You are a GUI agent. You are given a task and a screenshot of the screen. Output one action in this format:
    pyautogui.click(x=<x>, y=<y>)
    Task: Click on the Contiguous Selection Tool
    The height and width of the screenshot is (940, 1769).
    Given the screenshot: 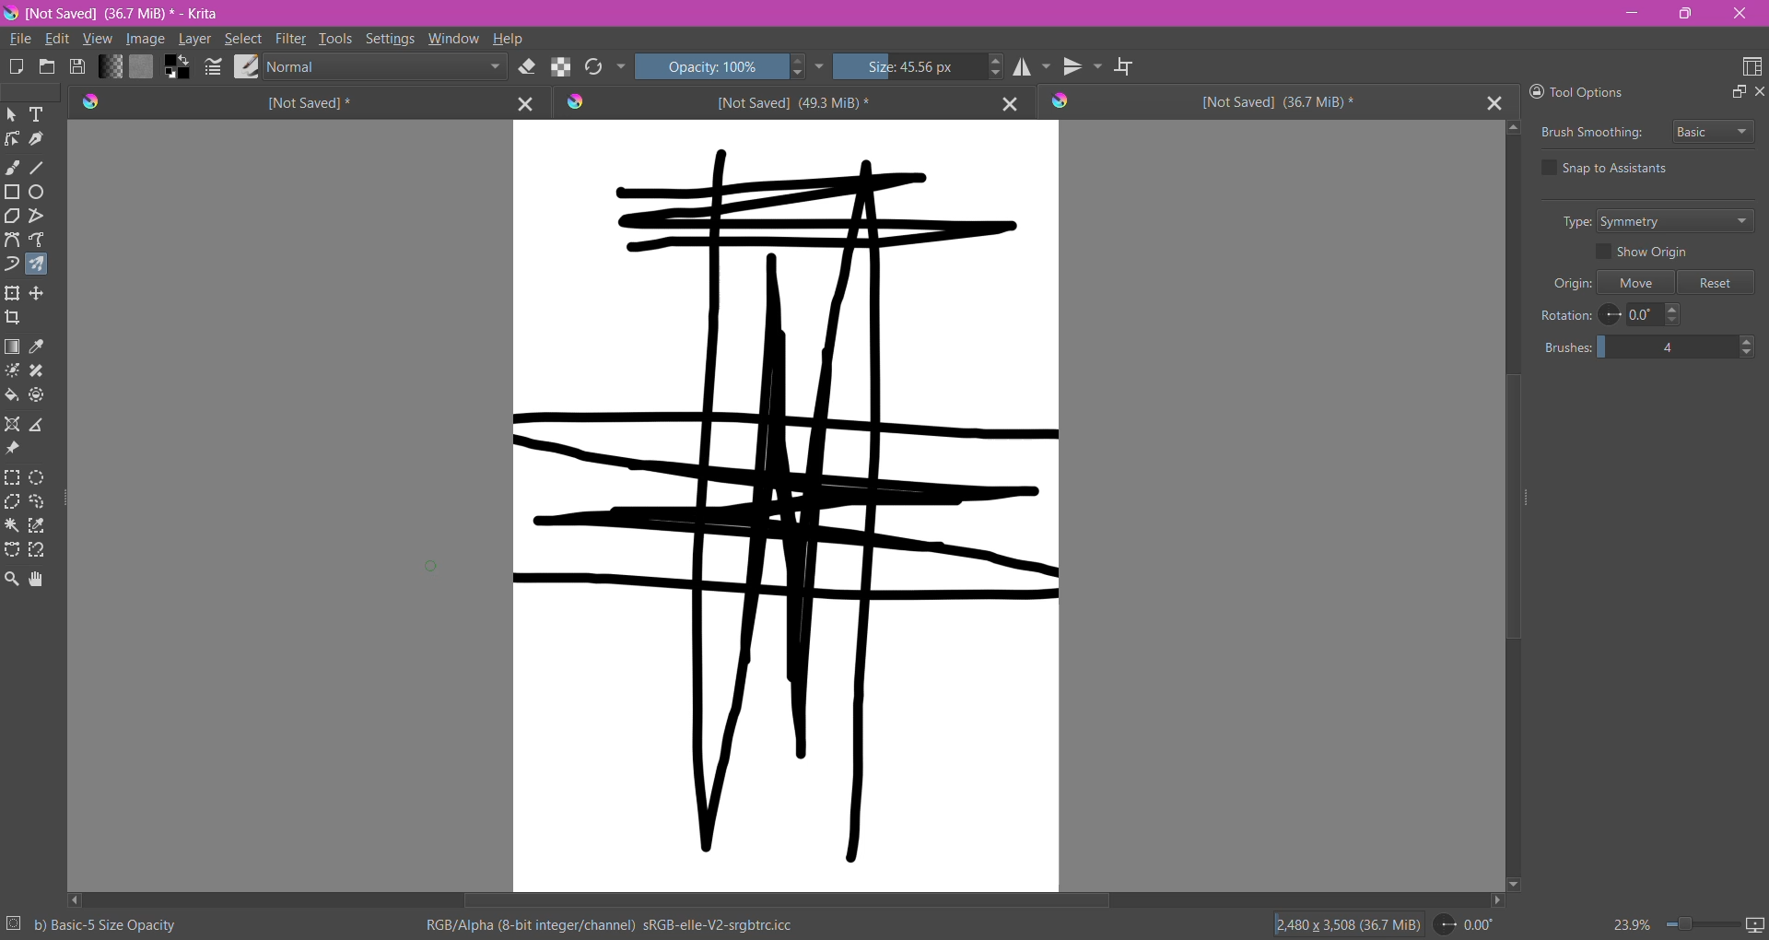 What is the action you would take?
    pyautogui.click(x=14, y=526)
    